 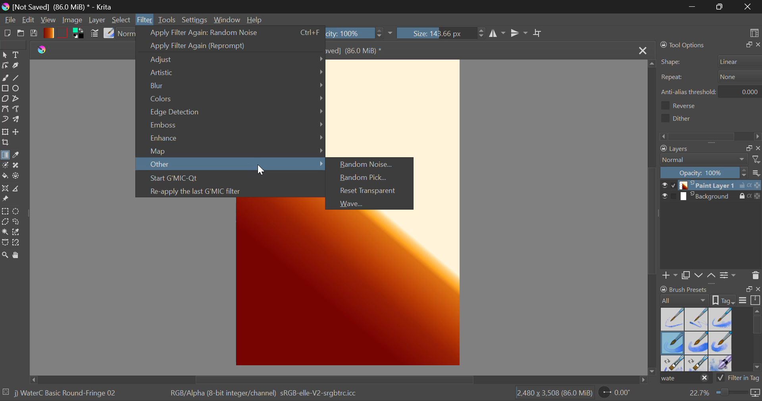 What do you see at coordinates (48, 20) in the screenshot?
I see `View` at bounding box center [48, 20].